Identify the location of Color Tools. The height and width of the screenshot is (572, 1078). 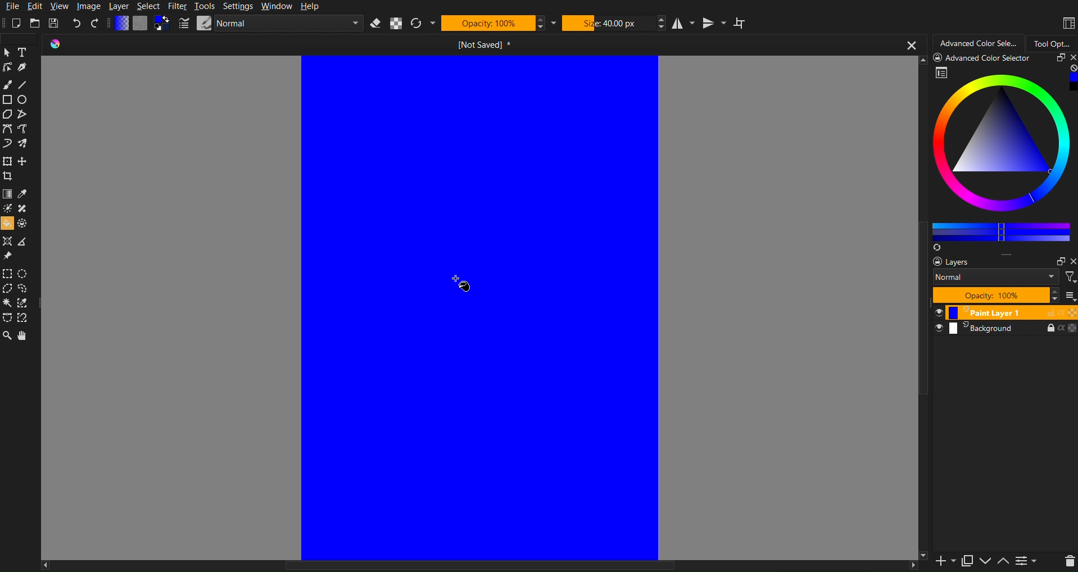
(20, 207).